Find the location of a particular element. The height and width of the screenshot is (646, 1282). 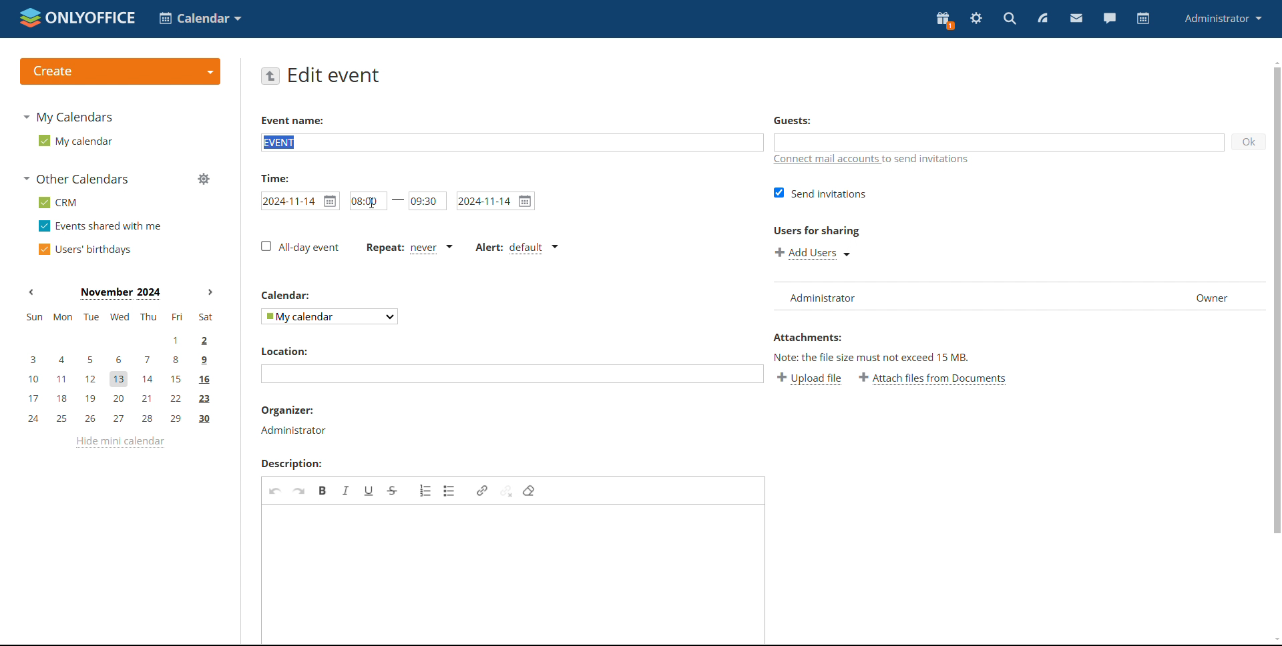

previous month is located at coordinates (33, 292).